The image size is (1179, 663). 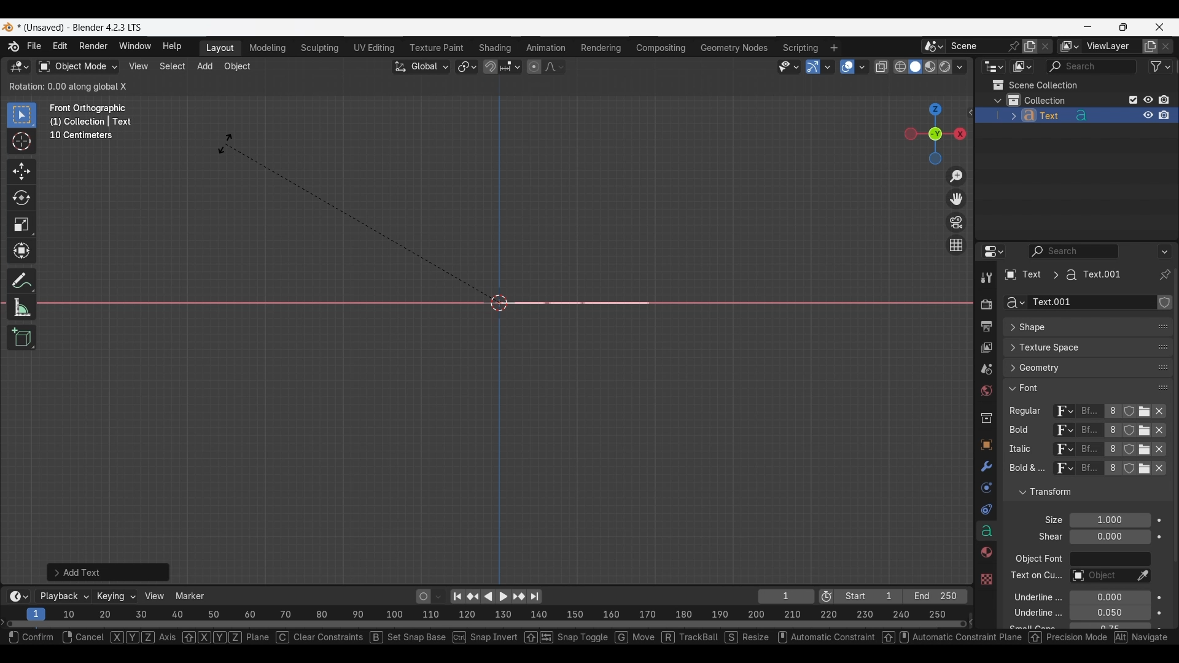 What do you see at coordinates (77, 67) in the screenshot?
I see `Sets the object interaction mode` at bounding box center [77, 67].